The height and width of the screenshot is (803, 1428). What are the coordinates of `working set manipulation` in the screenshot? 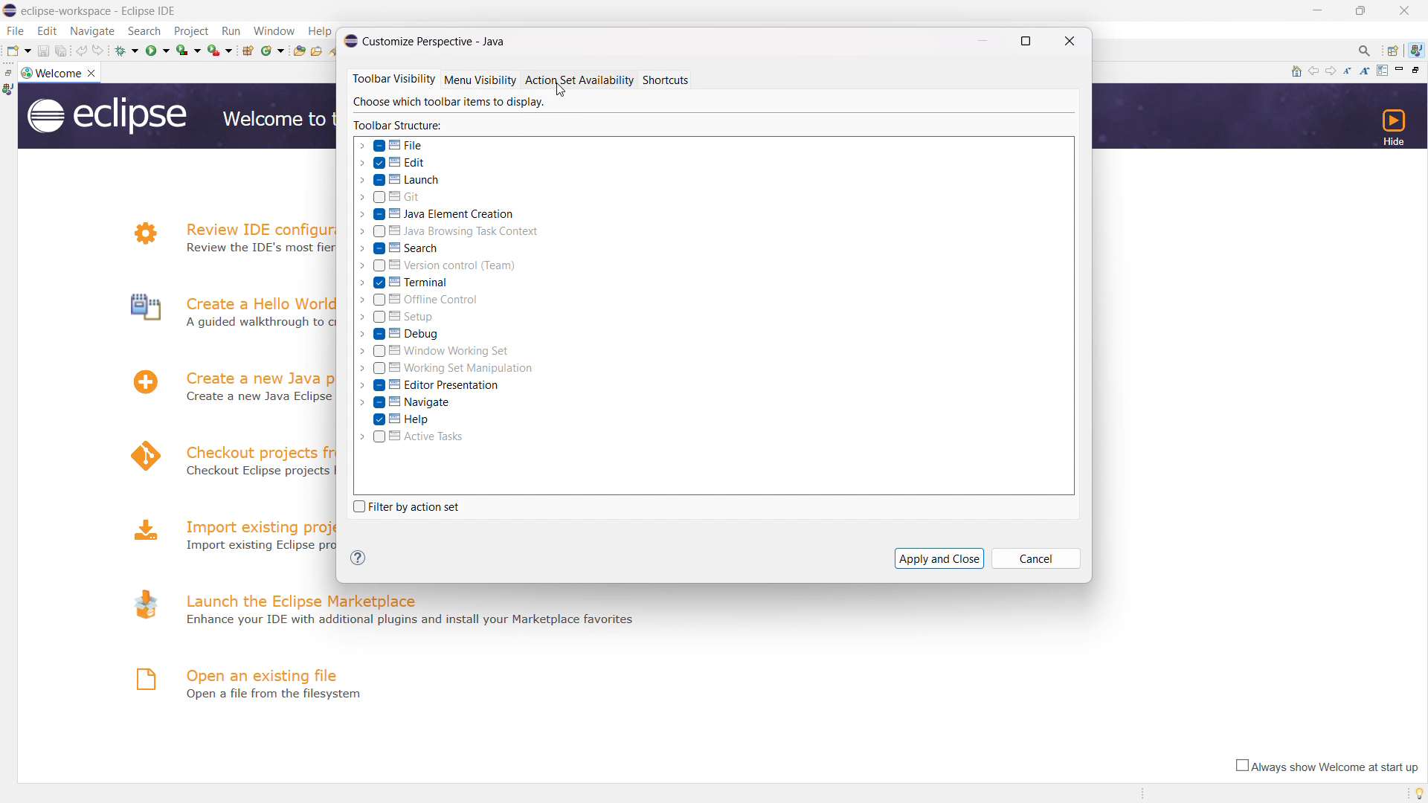 It's located at (446, 369).